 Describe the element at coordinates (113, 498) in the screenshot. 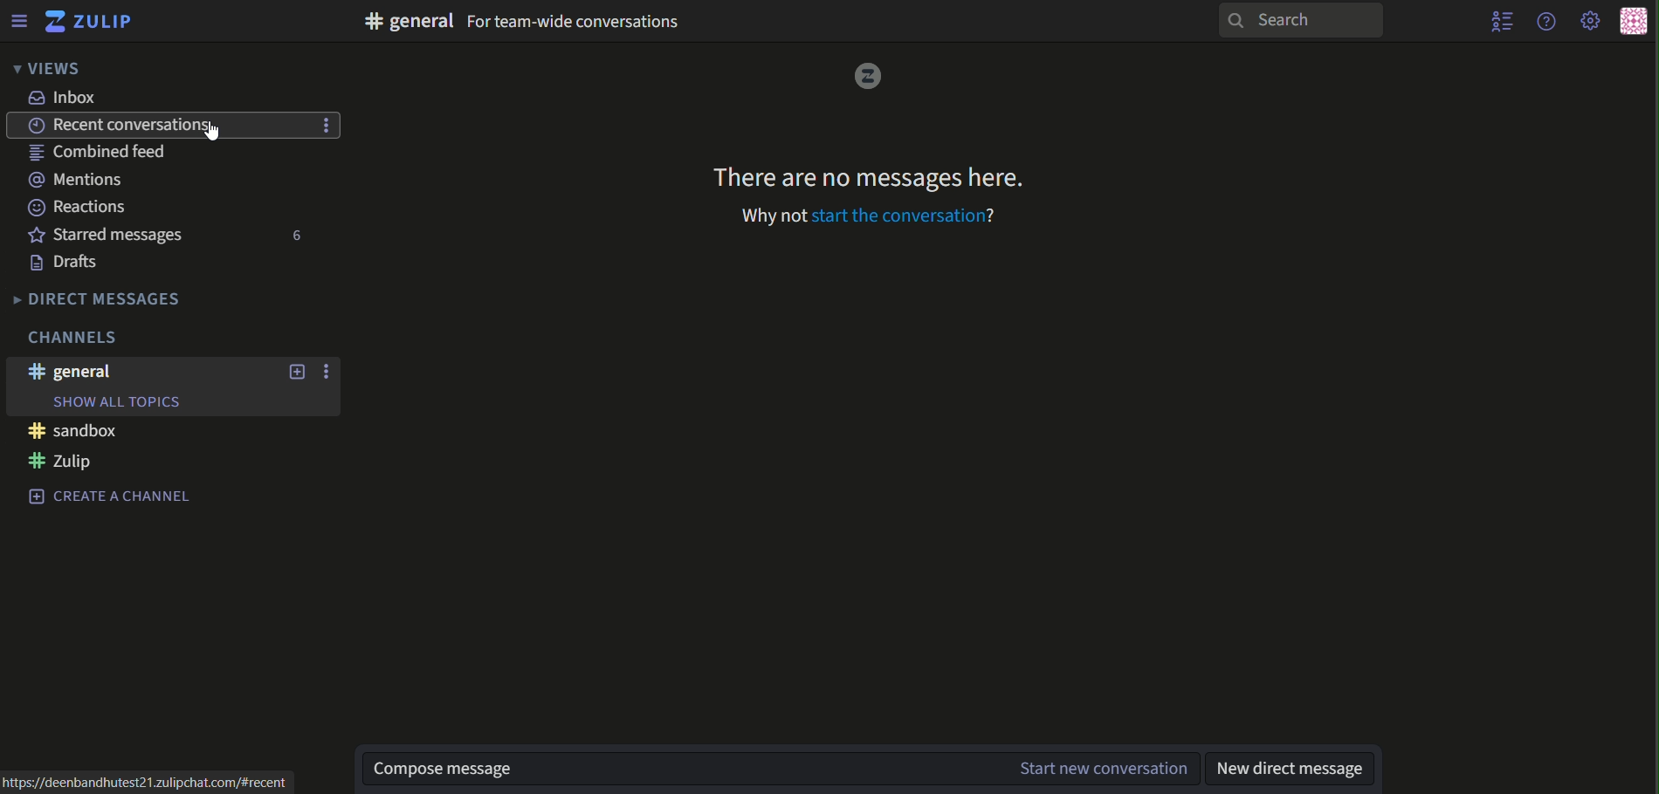

I see `text` at that location.